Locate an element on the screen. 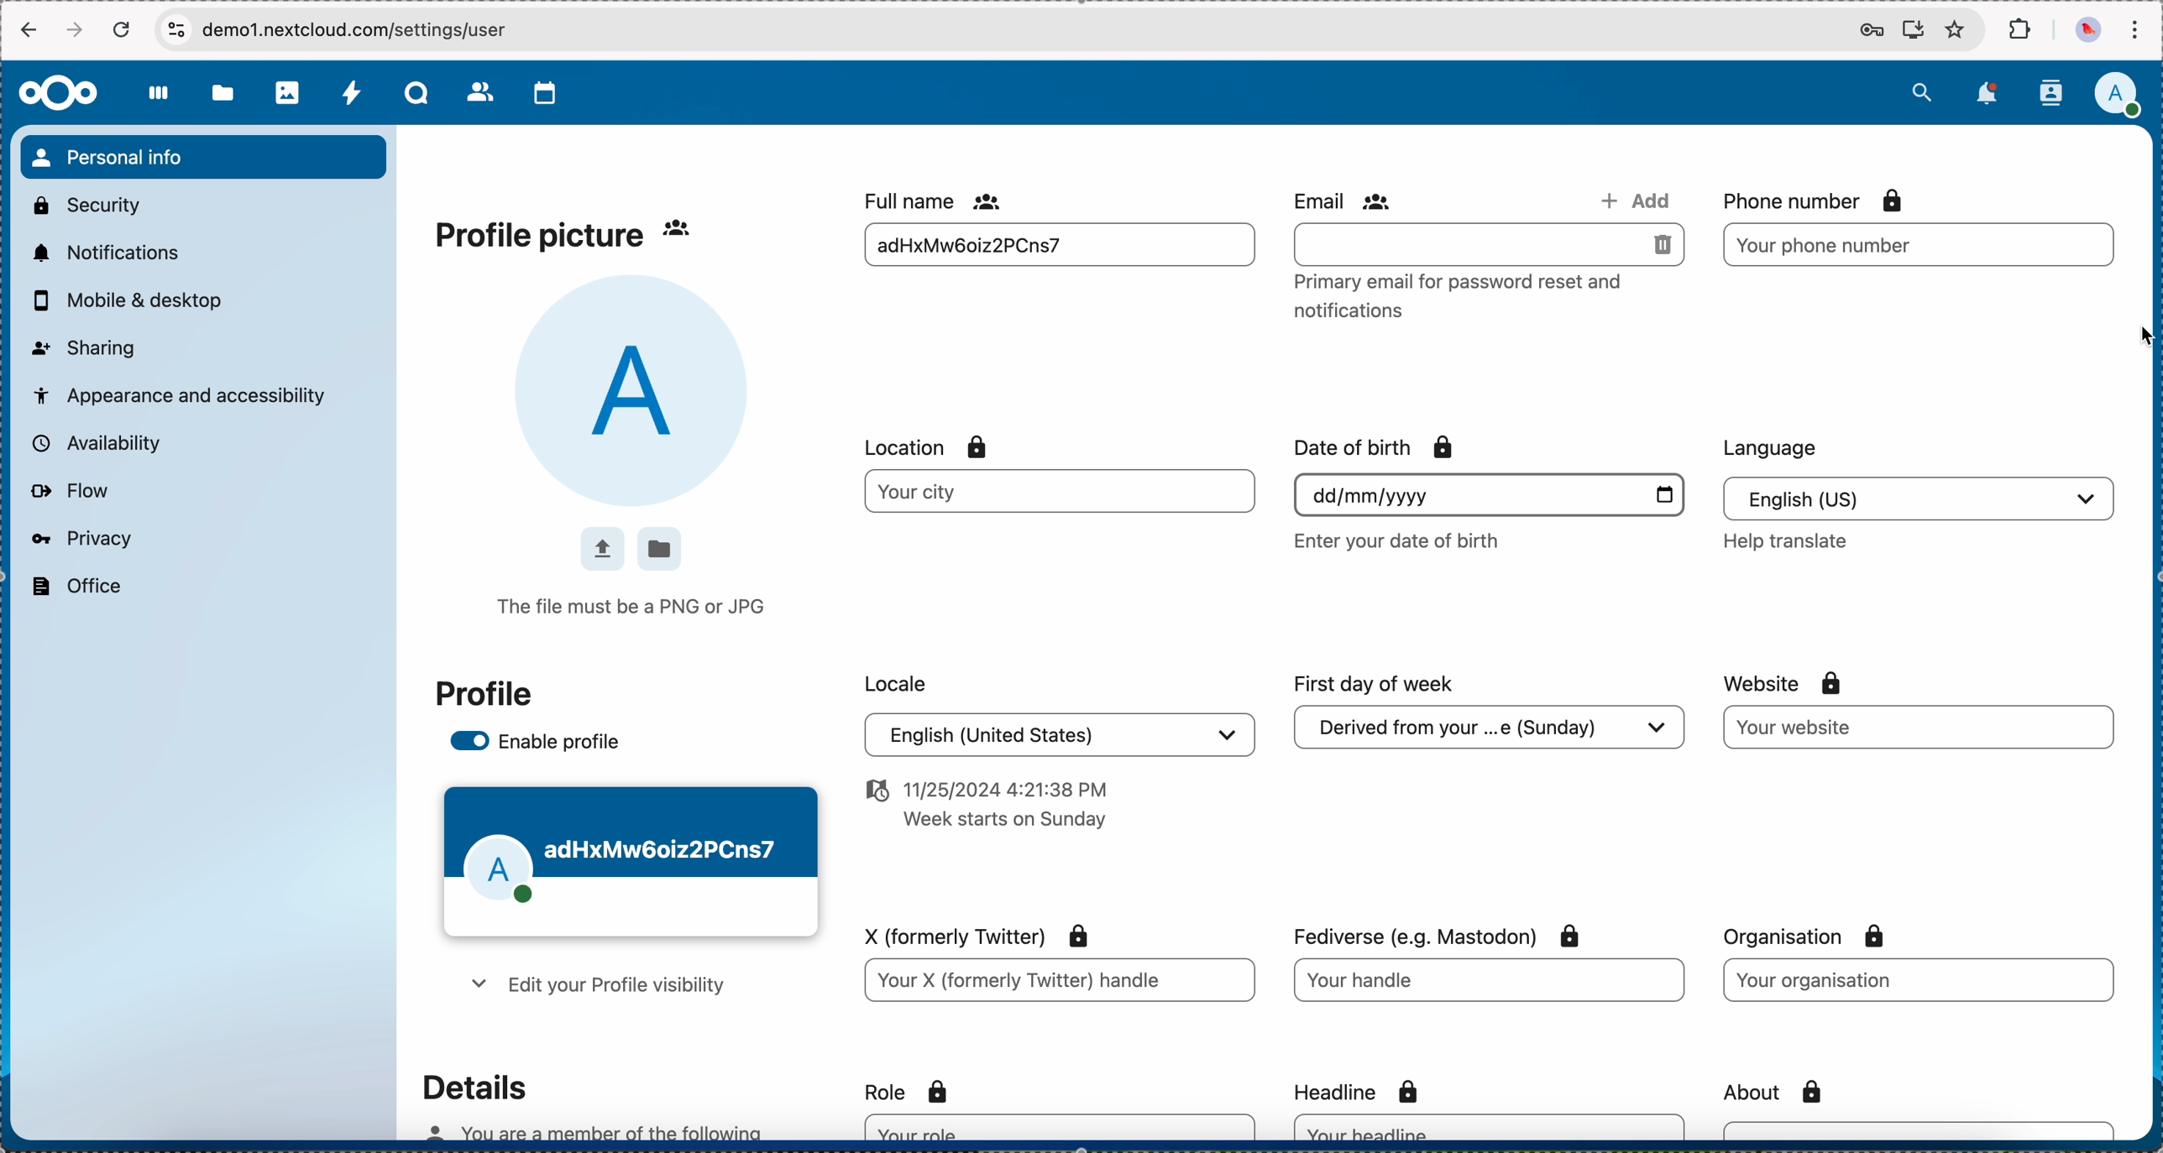  language is located at coordinates (1060, 734).